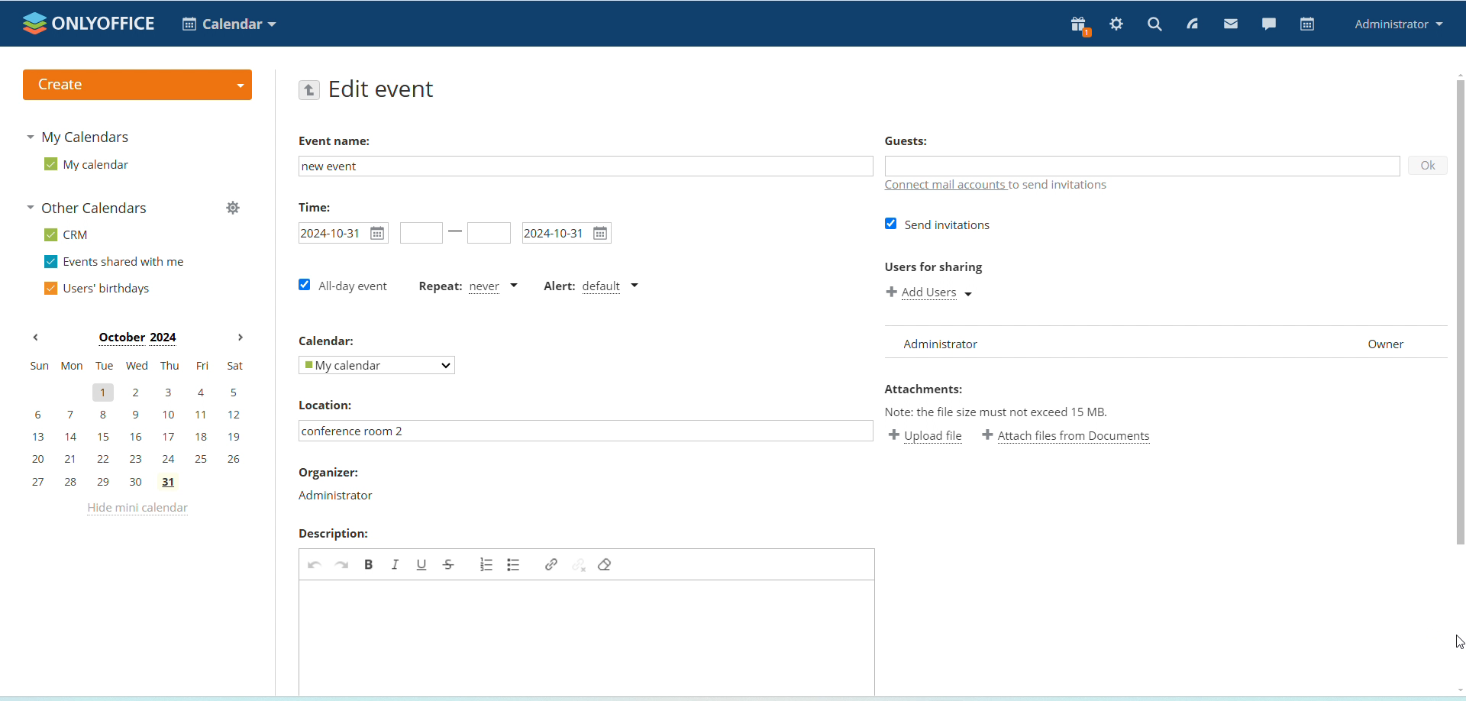 This screenshot has width=1466, height=701. Describe the element at coordinates (81, 136) in the screenshot. I see `my calendars` at that location.